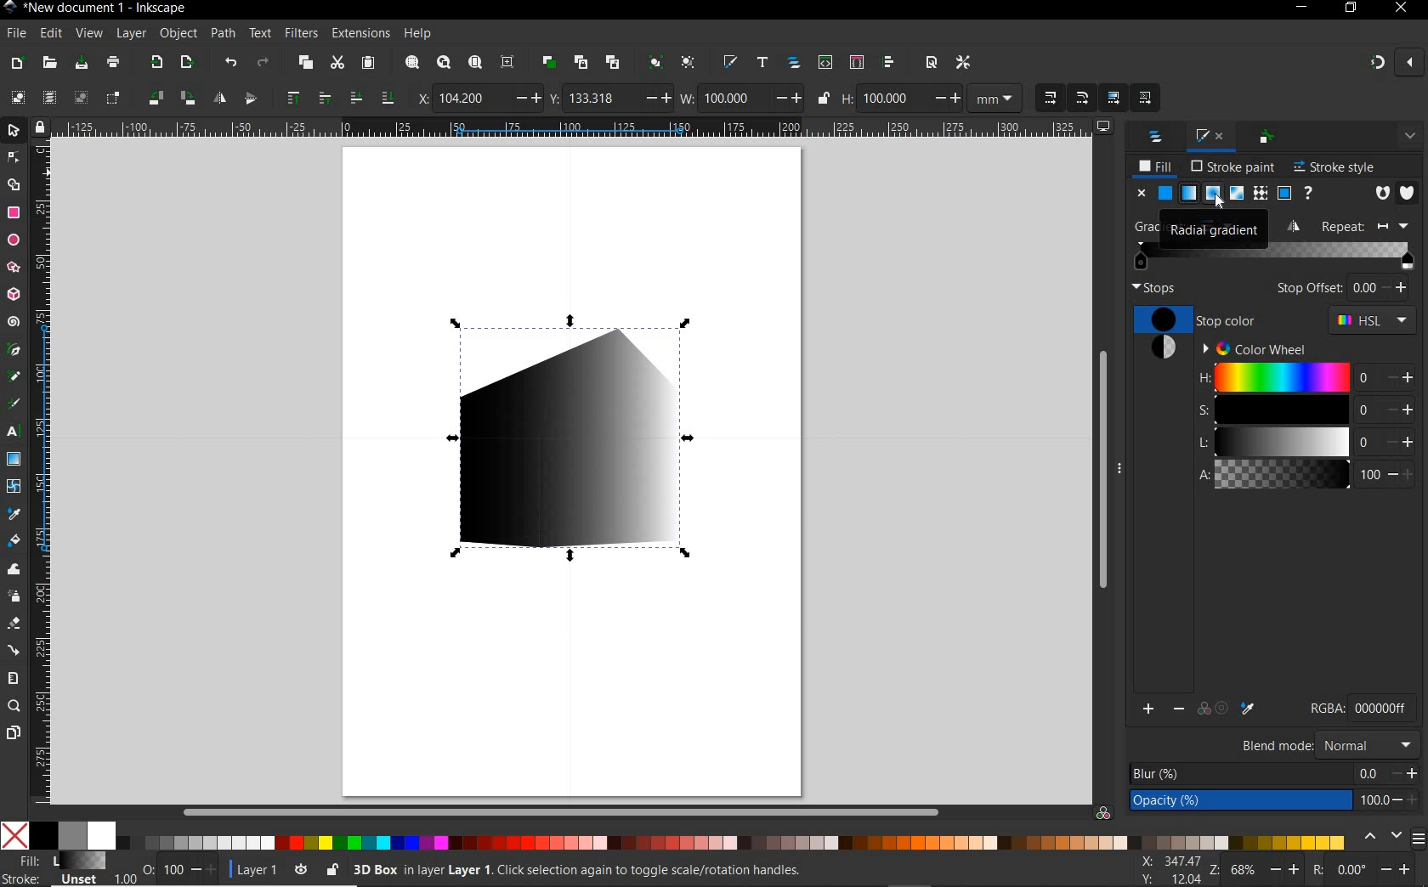 Image resolution: width=1428 pixels, height=887 pixels. What do you see at coordinates (525, 99) in the screenshot?
I see `increase/decrease` at bounding box center [525, 99].